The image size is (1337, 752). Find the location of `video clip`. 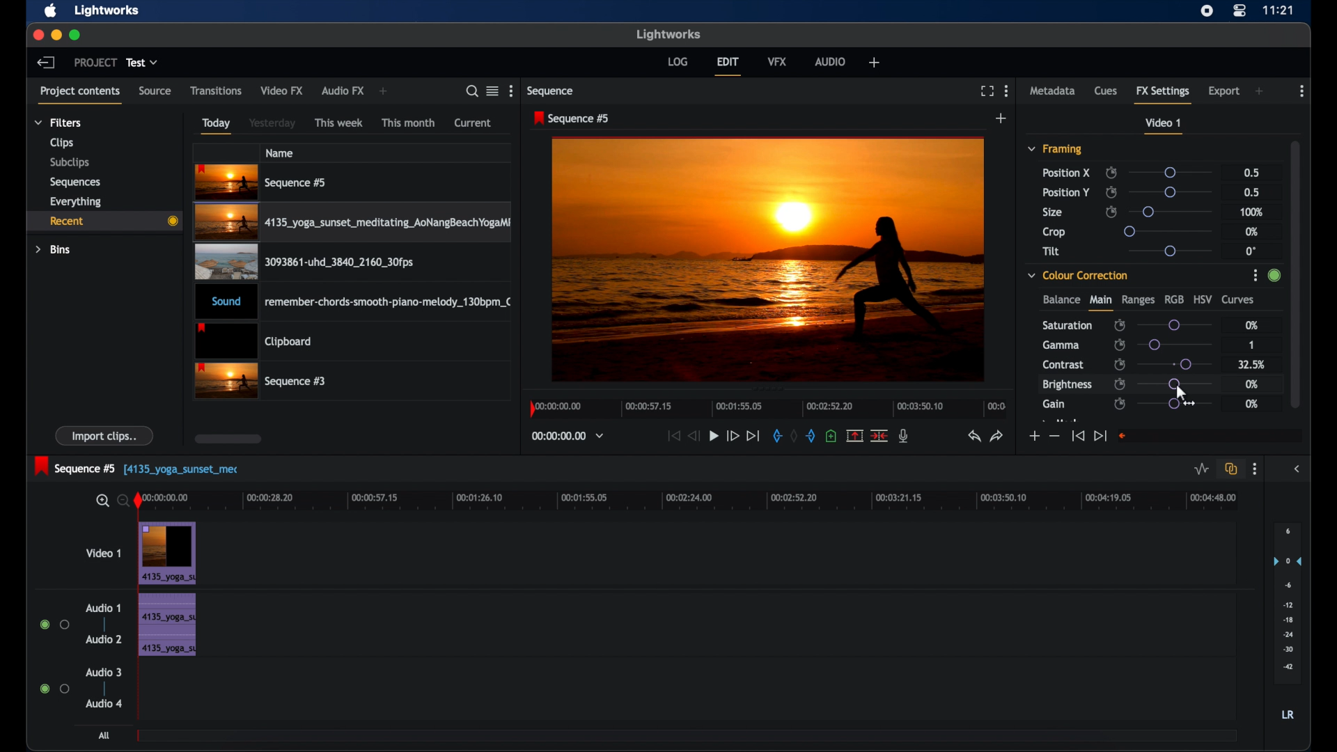

video clip is located at coordinates (169, 554).